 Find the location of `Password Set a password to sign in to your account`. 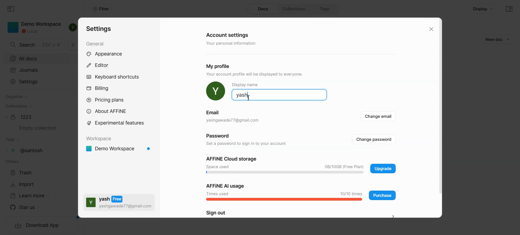

Password Set a password to sign in to your account is located at coordinates (245, 139).